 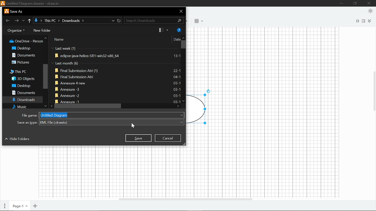 I want to click on Full screen, so click(x=357, y=21).